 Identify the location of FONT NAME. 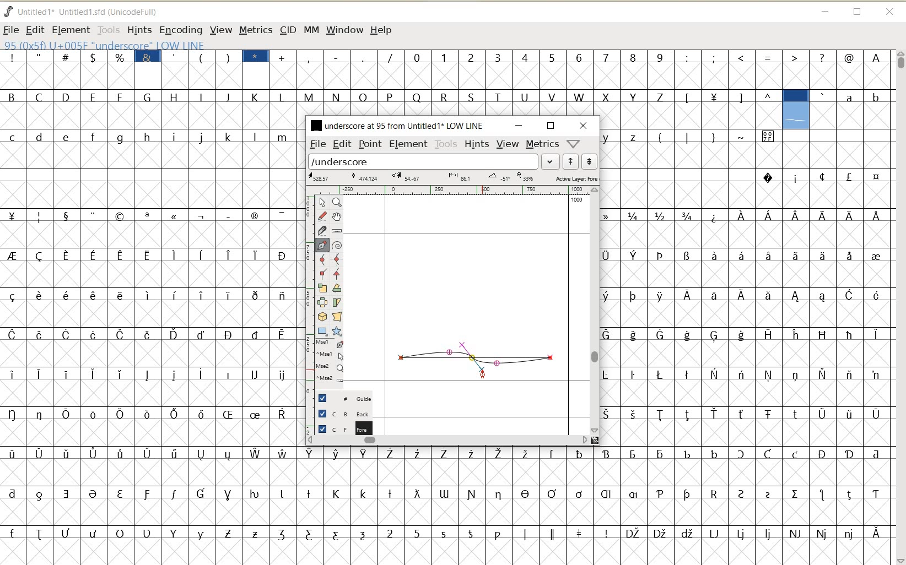
(90, 12).